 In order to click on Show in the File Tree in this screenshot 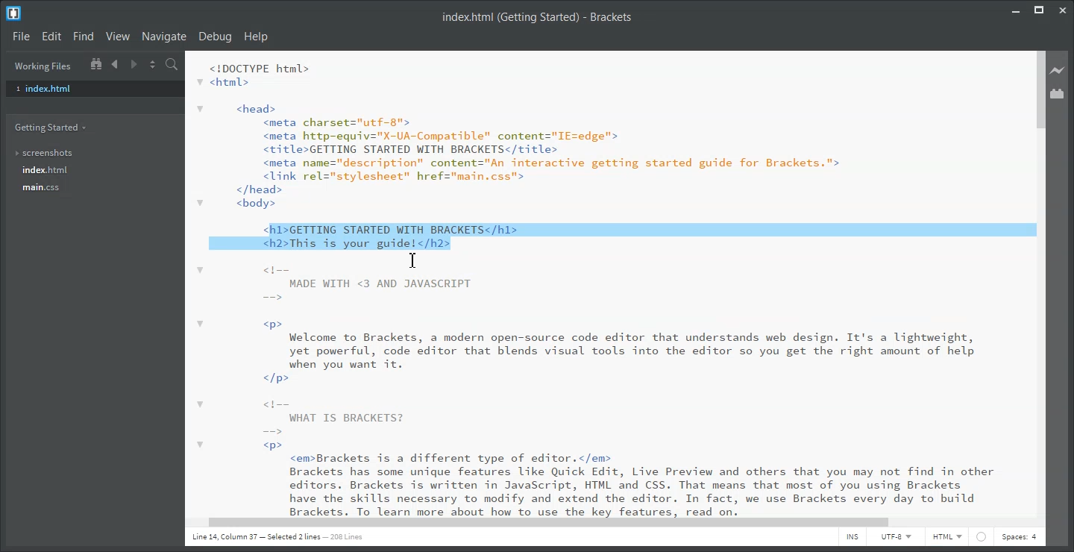, I will do `click(96, 64)`.